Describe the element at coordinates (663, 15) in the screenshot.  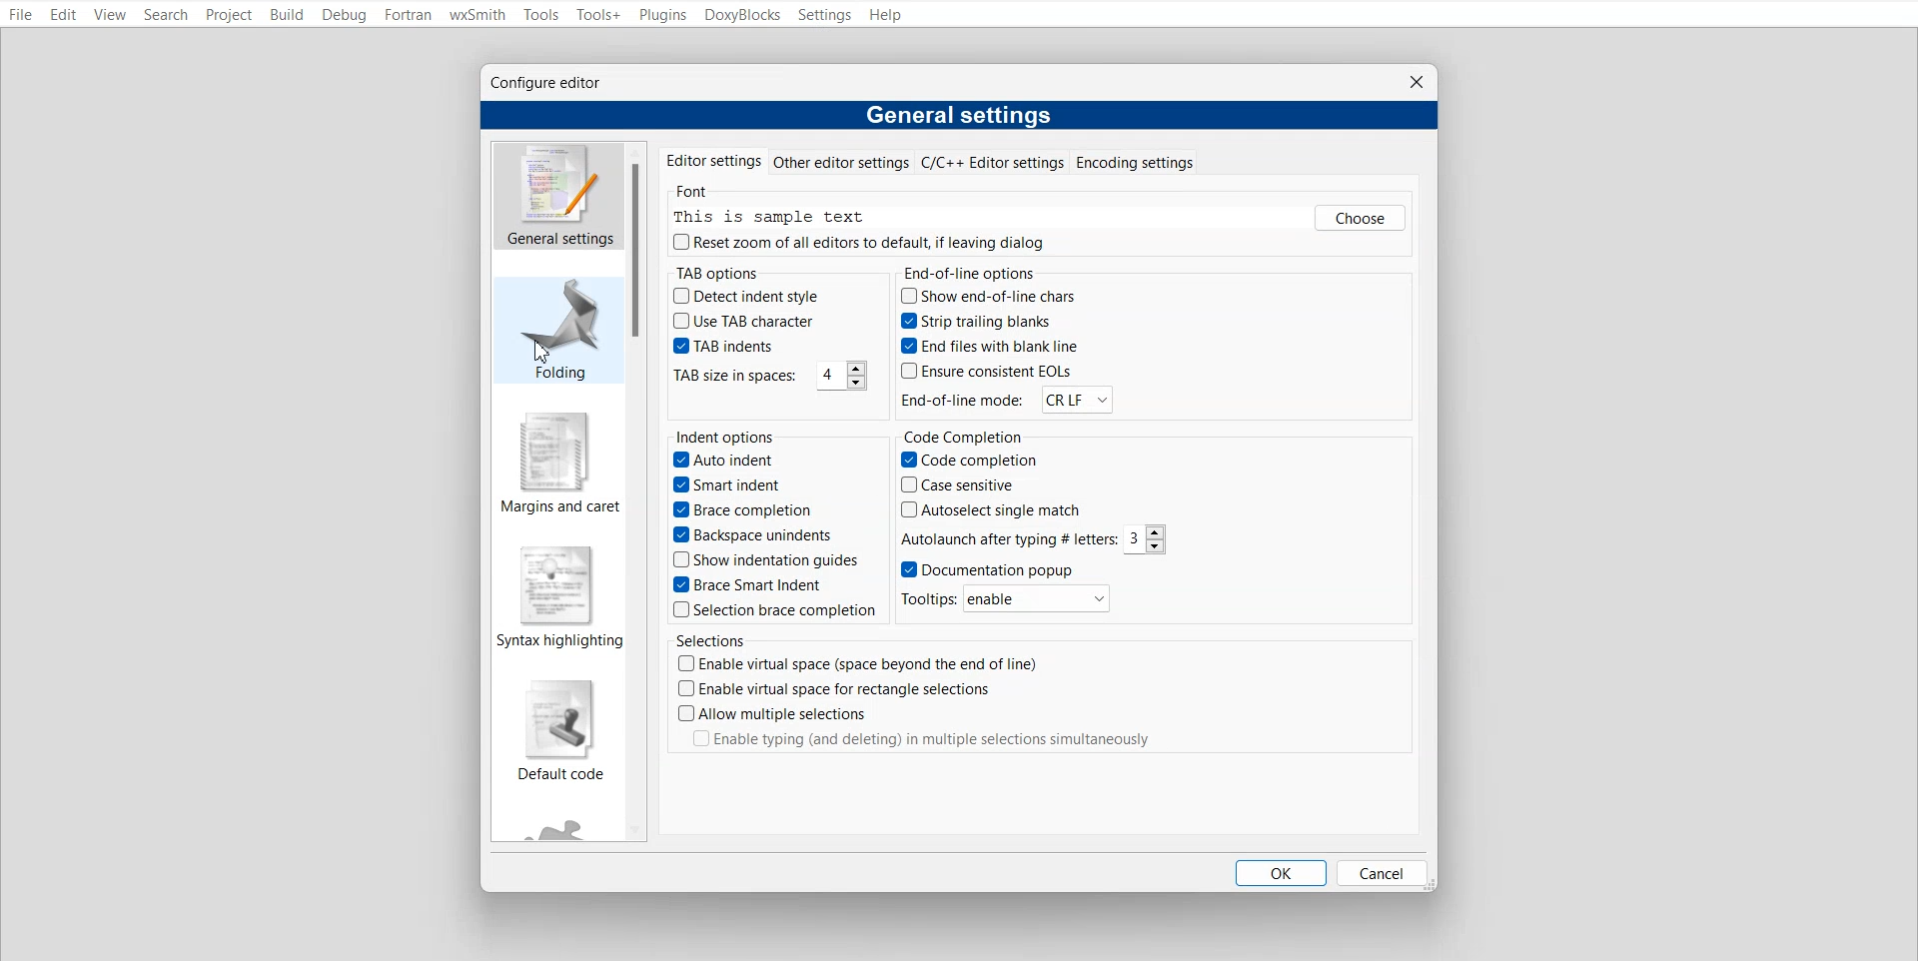
I see `Plugins` at that location.